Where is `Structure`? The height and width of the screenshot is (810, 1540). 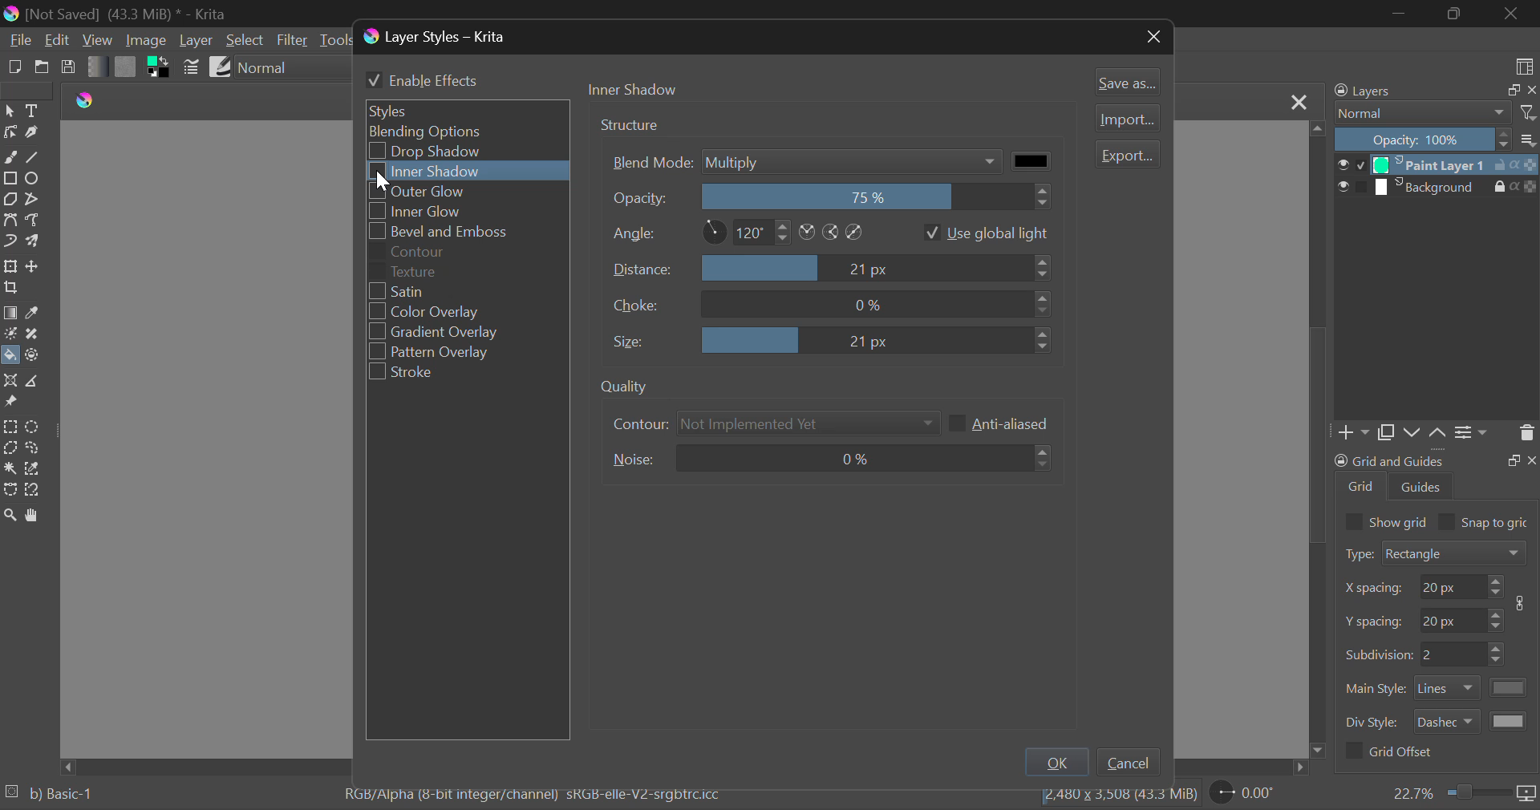 Structure is located at coordinates (634, 123).